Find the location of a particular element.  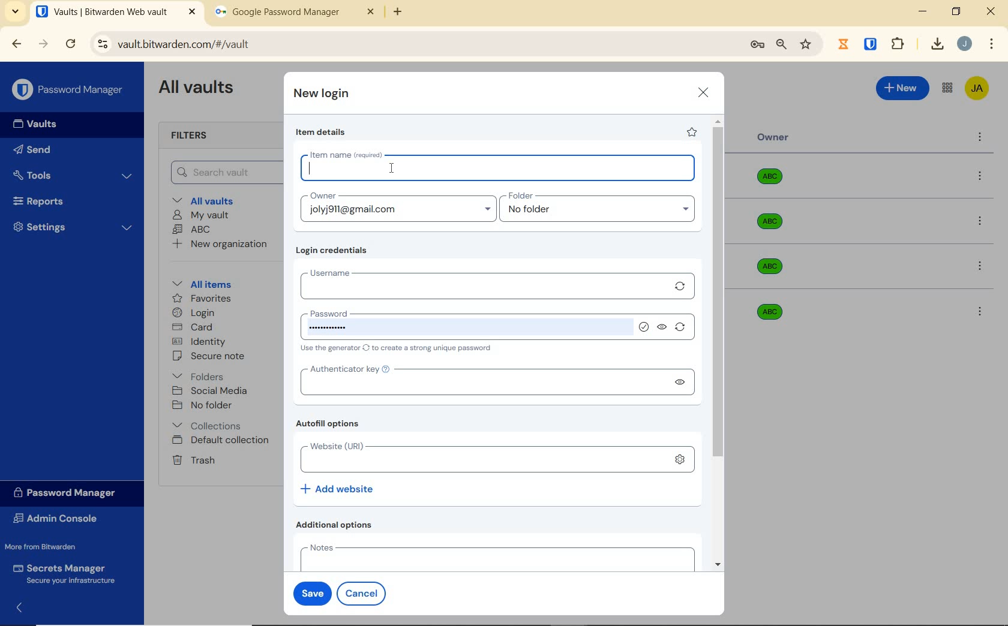

Login credentials is located at coordinates (334, 251).